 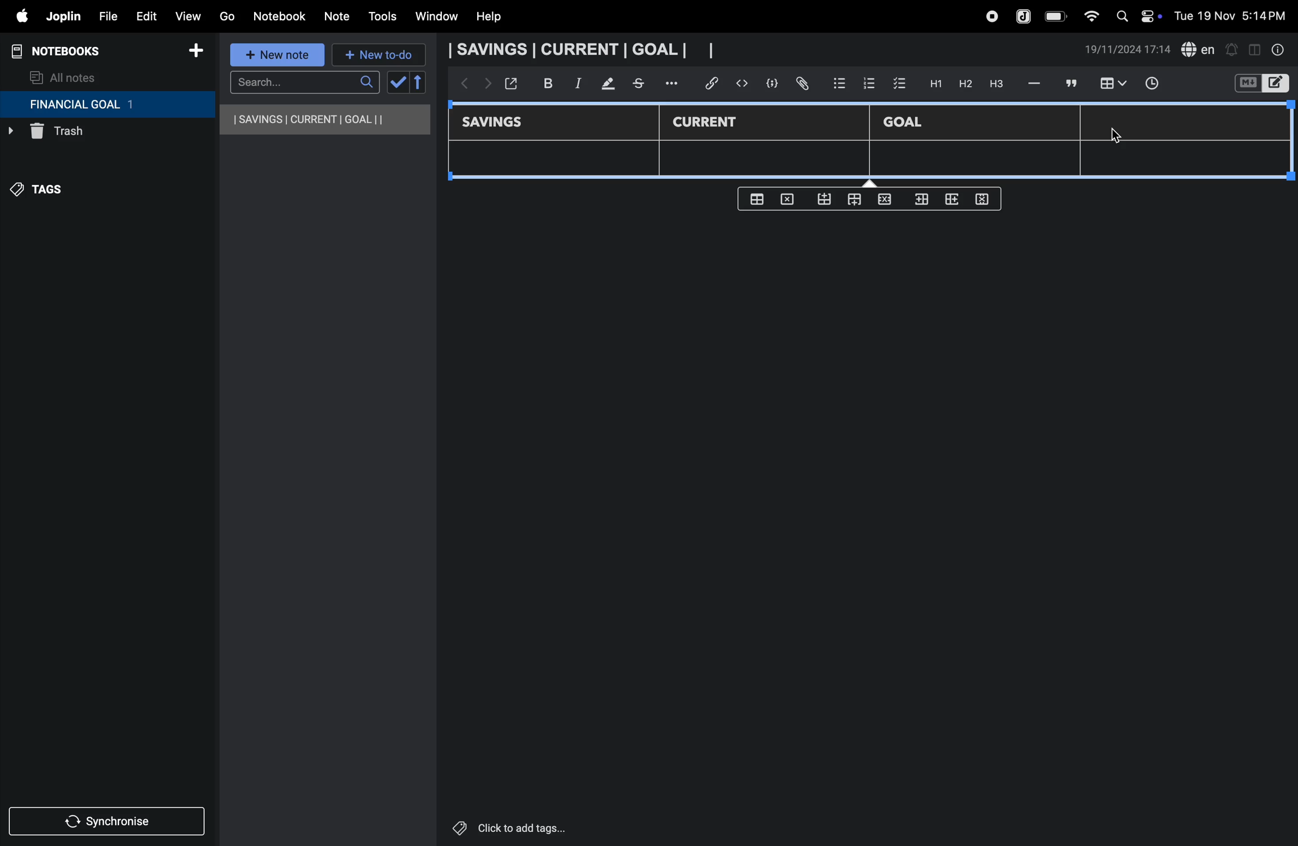 I want to click on current, so click(x=713, y=123).